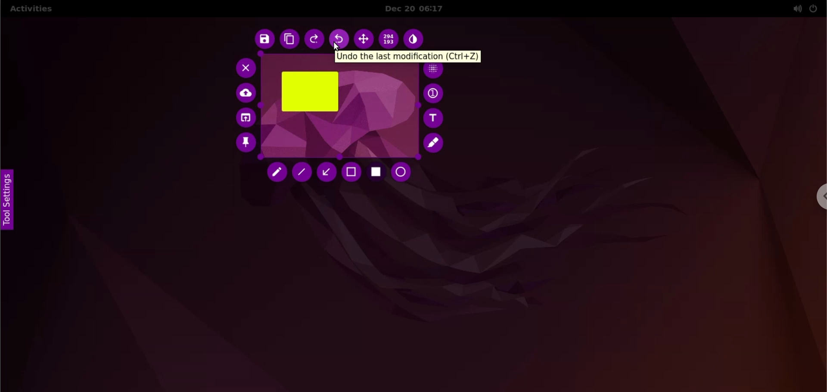 This screenshot has width=827, height=392. I want to click on power options, so click(814, 8).